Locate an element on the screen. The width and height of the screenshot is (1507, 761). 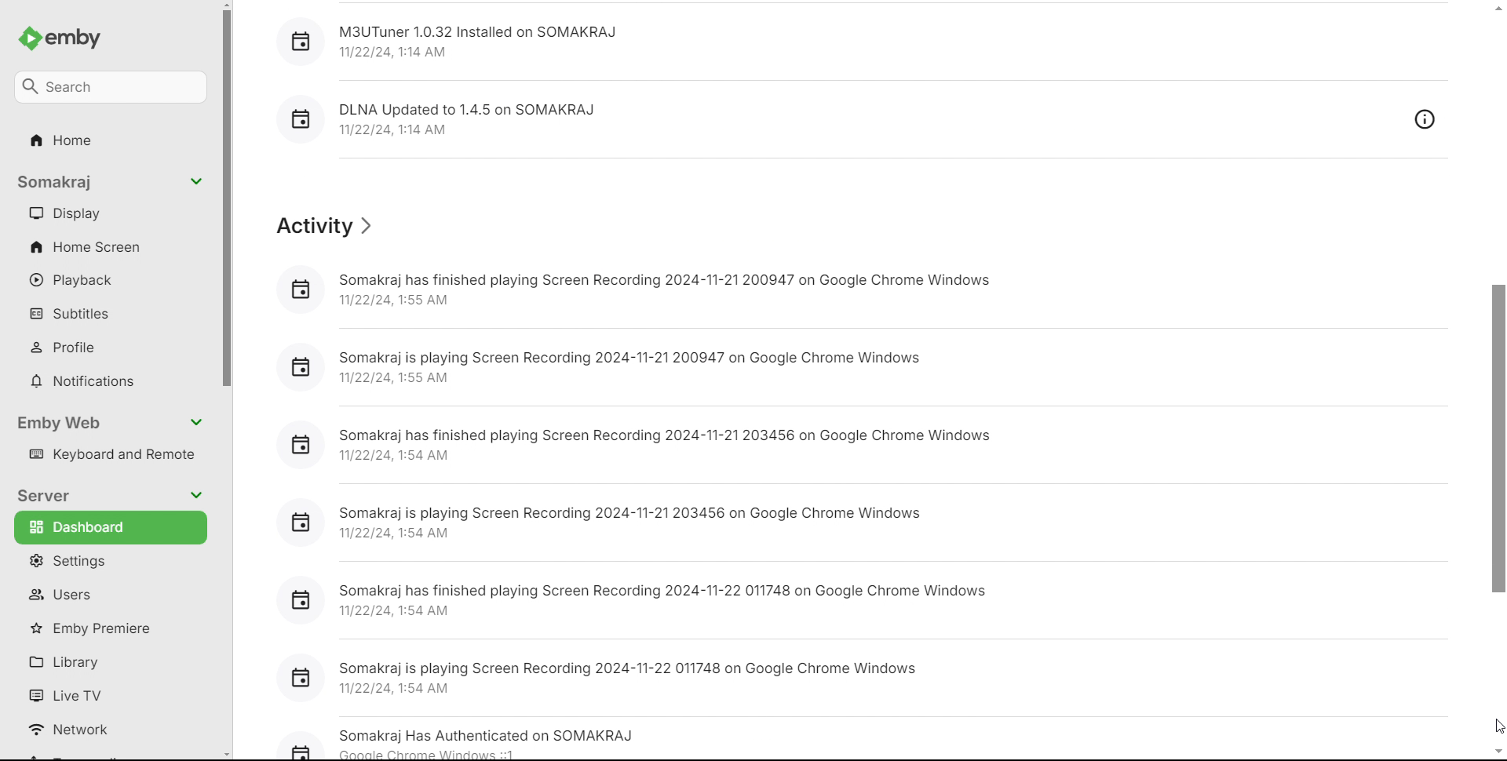
[] M3UTuner 1.0.32 Installed on SOMAKRAJ
1/22/24, 1:14 AM is located at coordinates (465, 41).